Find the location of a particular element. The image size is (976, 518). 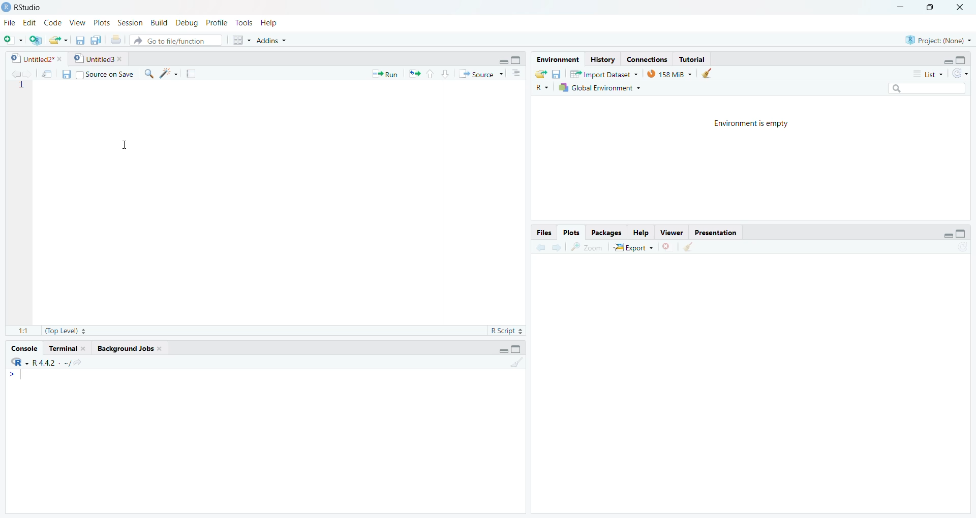

minimize is located at coordinates (899, 8).